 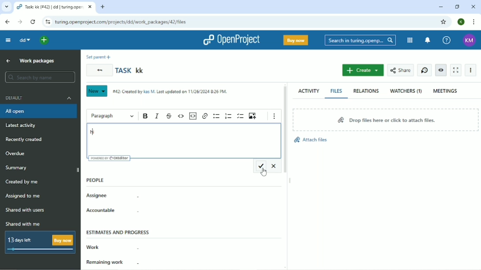 What do you see at coordinates (410, 40) in the screenshot?
I see `Modules` at bounding box center [410, 40].